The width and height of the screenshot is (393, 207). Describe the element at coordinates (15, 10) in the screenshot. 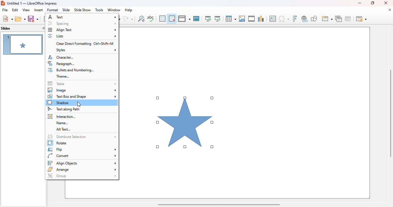

I see `edit` at that location.